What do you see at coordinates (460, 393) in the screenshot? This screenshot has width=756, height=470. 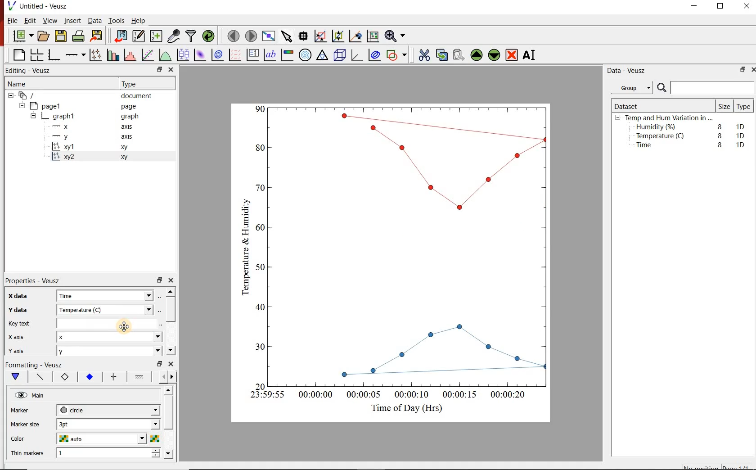 I see `00:00:15` at bounding box center [460, 393].